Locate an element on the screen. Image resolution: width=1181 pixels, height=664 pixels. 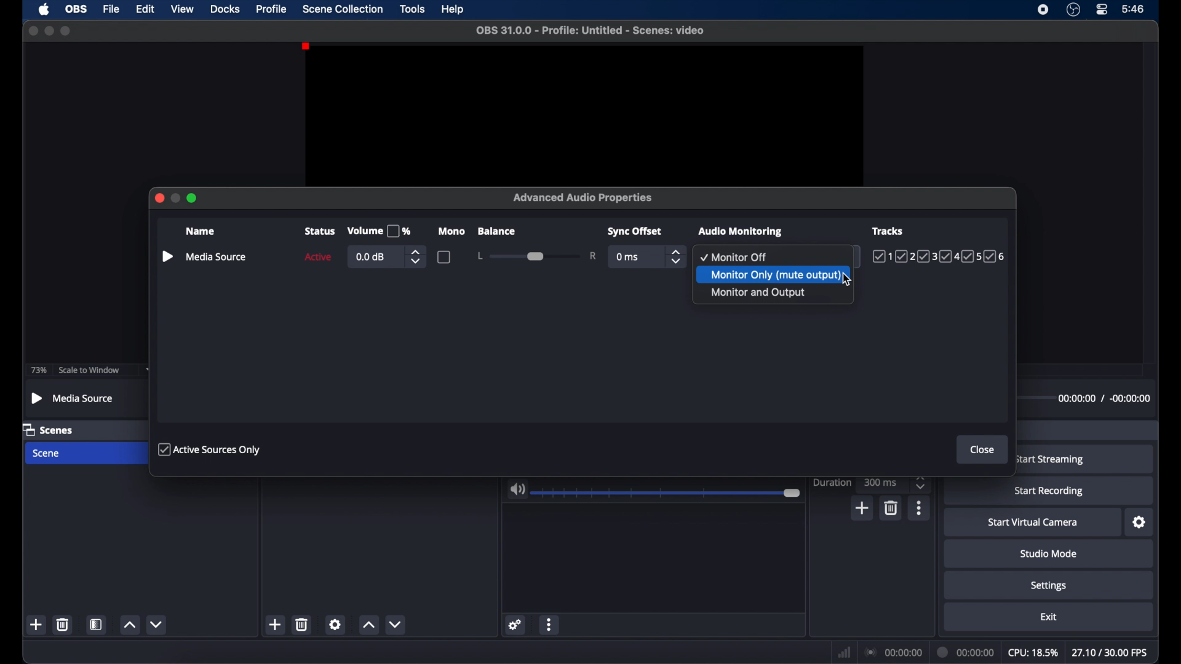
close is located at coordinates (983, 449).